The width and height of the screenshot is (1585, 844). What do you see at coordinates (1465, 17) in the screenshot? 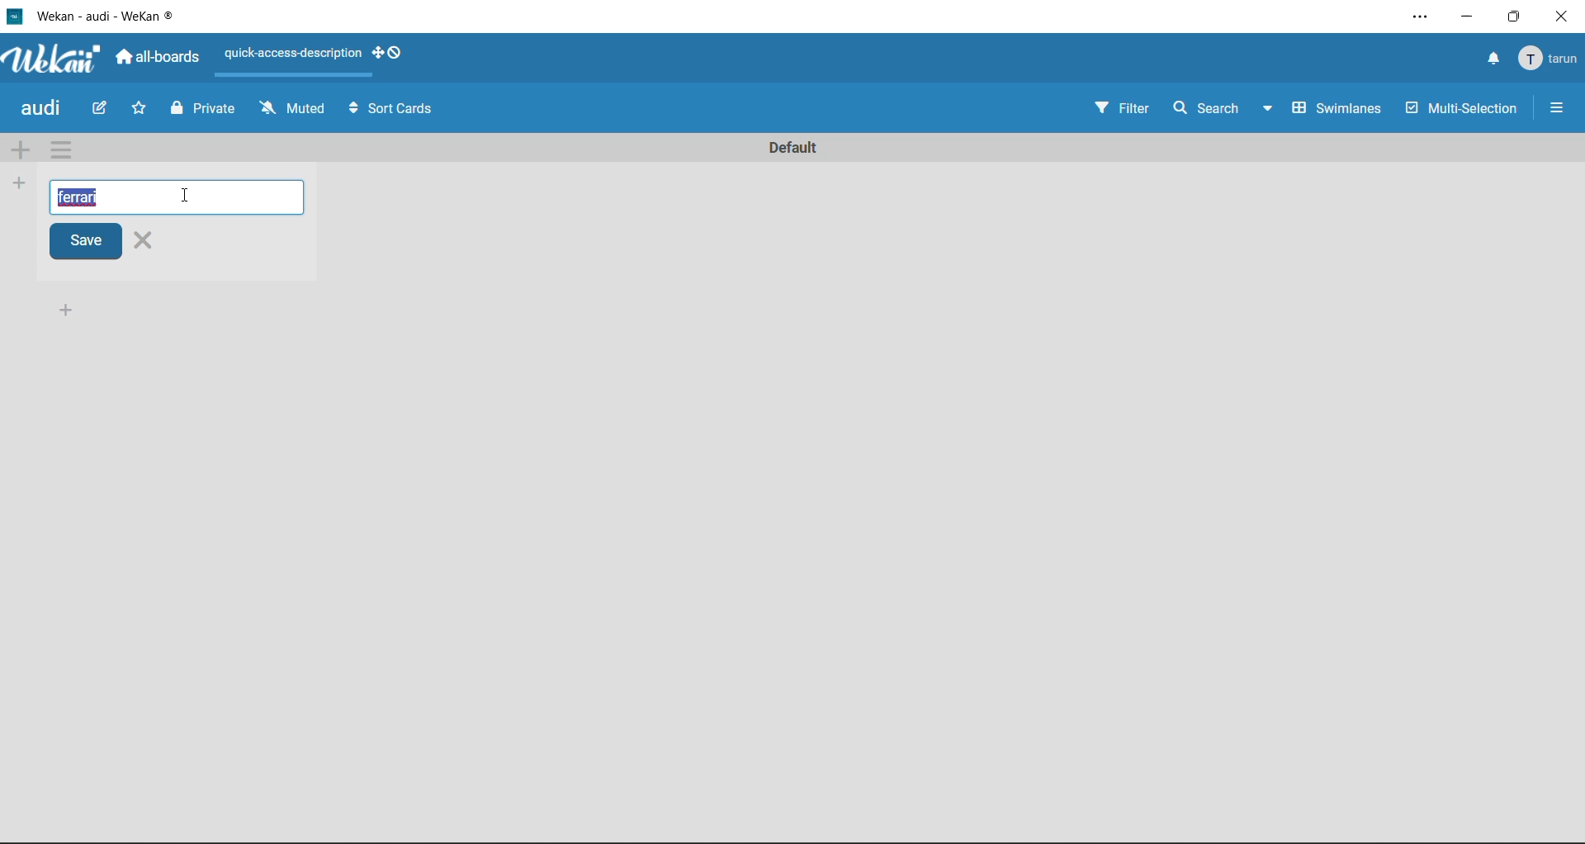
I see `` at bounding box center [1465, 17].